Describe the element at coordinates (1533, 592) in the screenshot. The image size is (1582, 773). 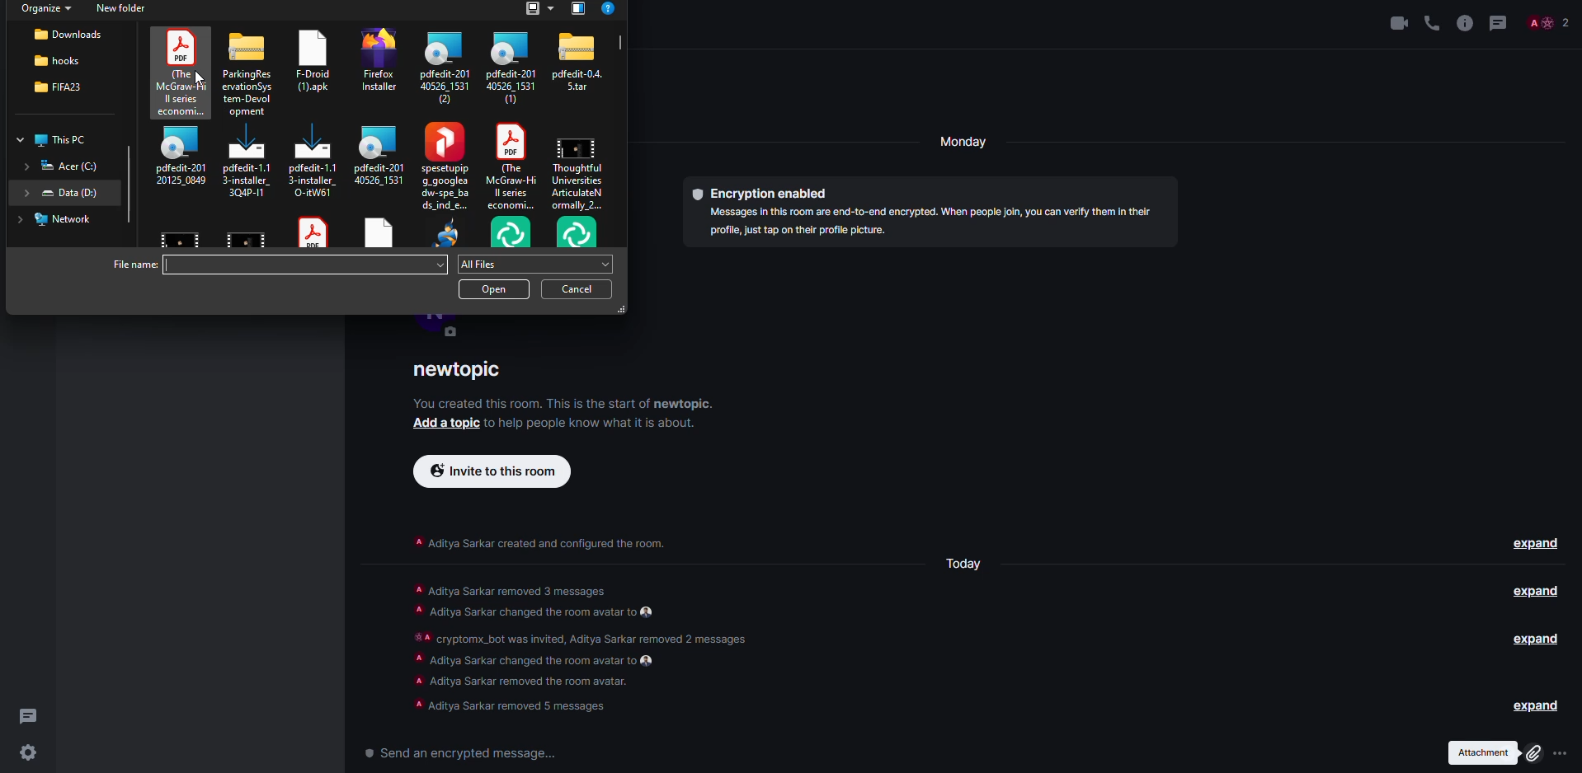
I see `expand` at that location.